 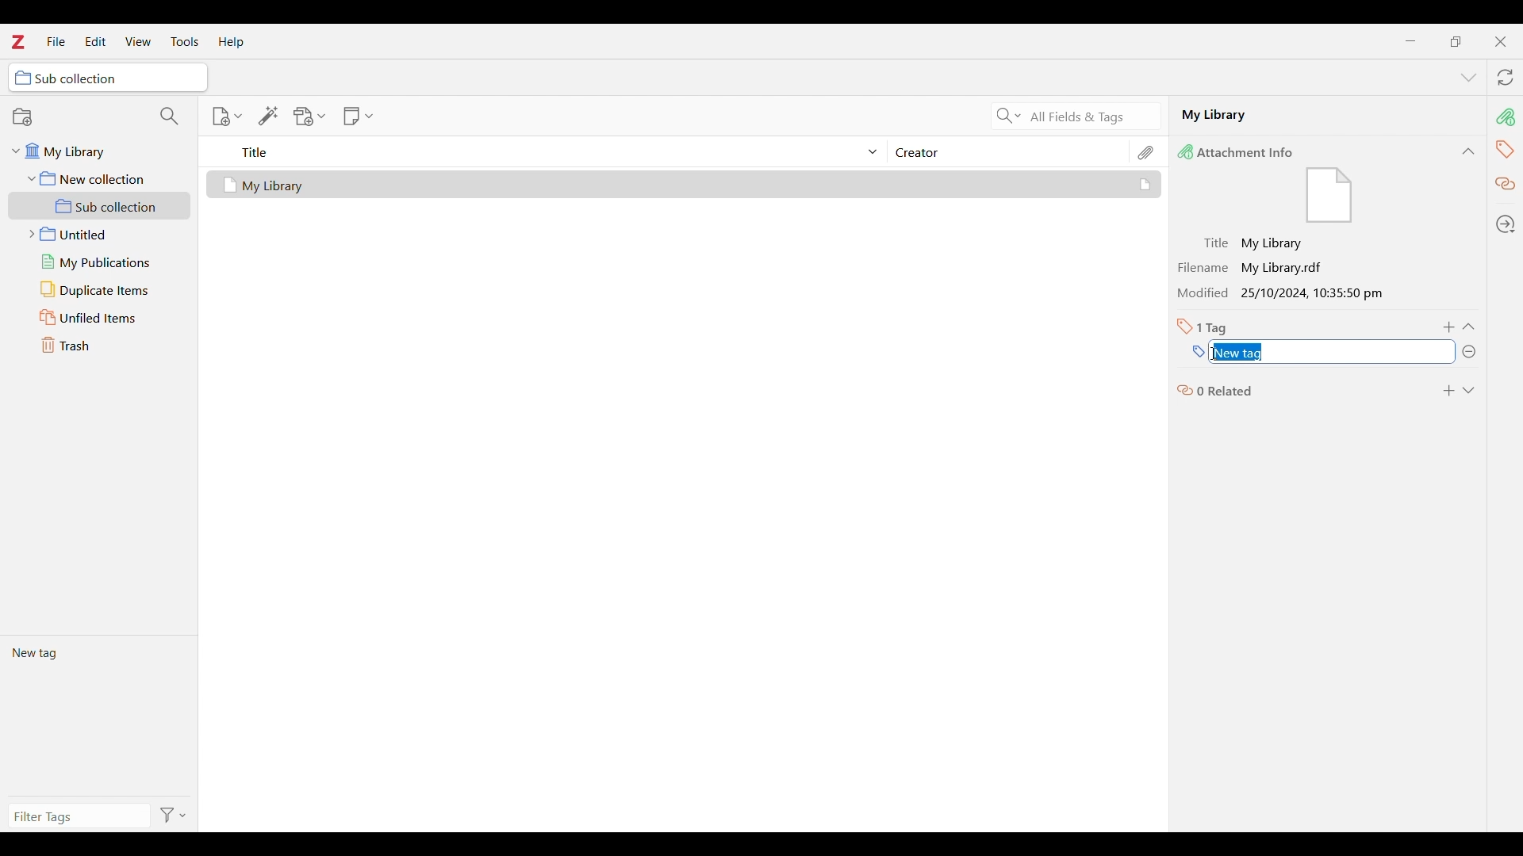 I want to click on Add attachment options, so click(x=310, y=117).